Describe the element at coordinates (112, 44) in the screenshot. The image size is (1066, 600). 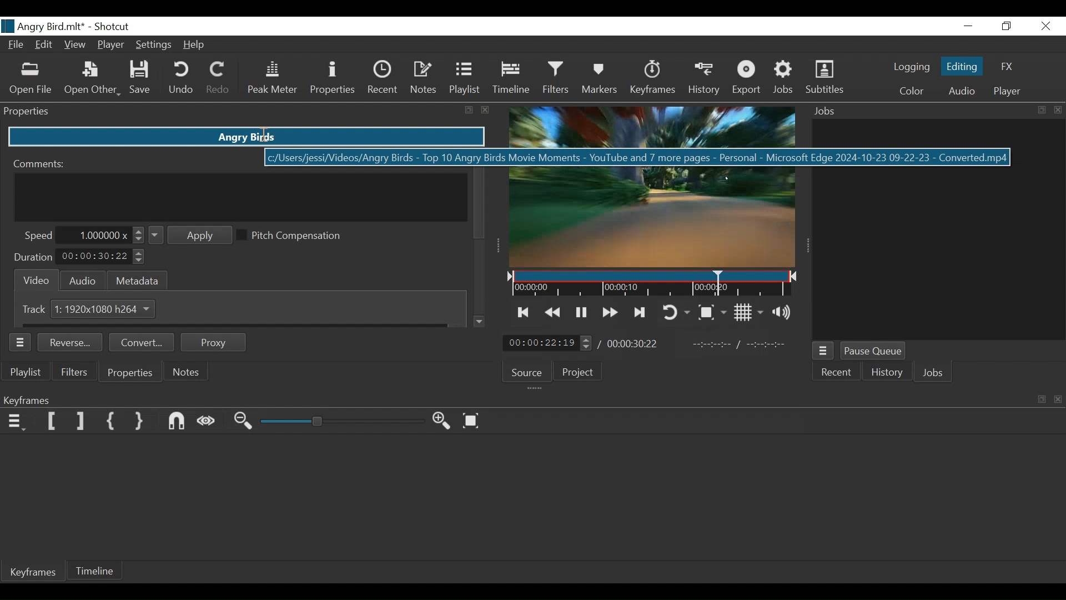
I see `Player` at that location.